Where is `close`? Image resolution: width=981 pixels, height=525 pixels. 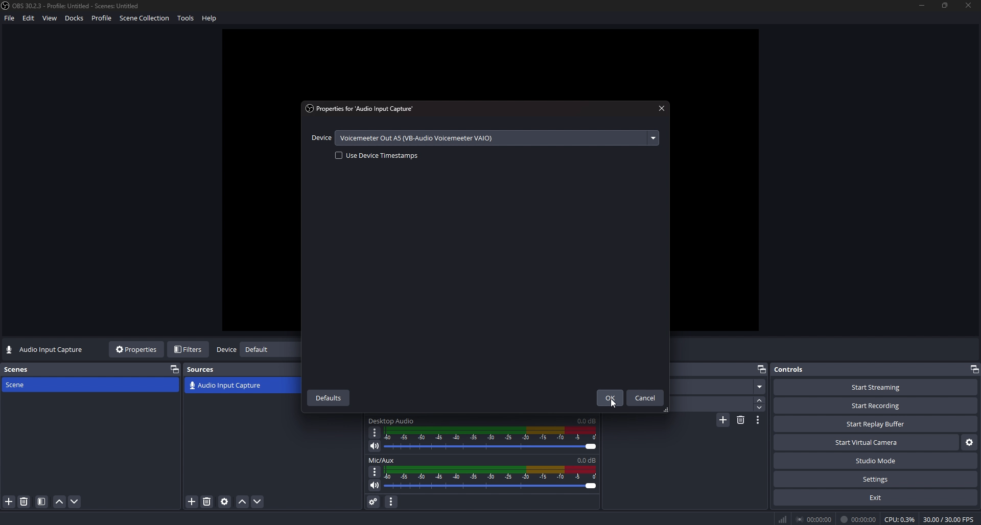 close is located at coordinates (662, 108).